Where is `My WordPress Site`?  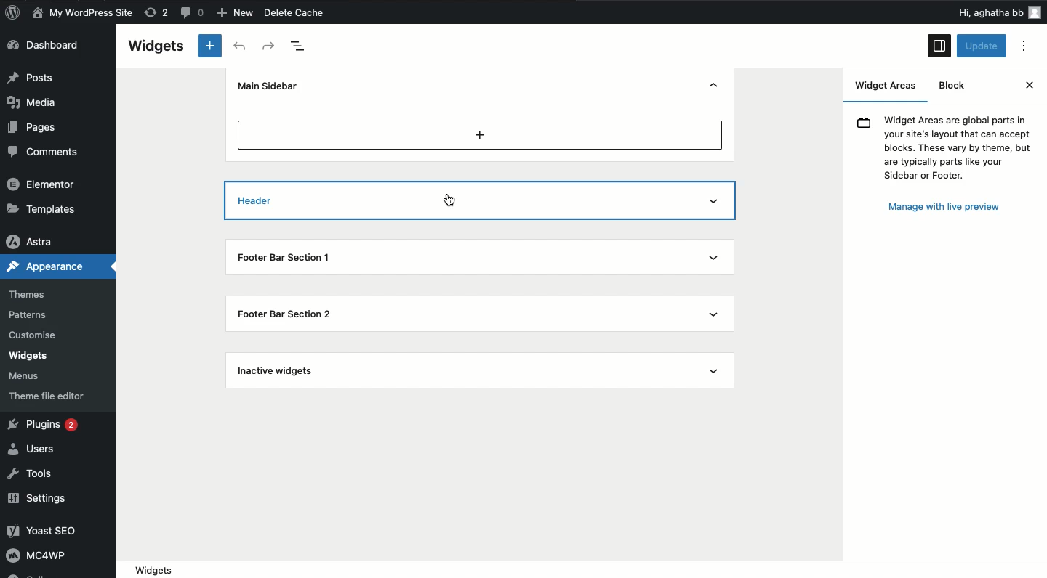 My WordPress Site is located at coordinates (82, 13).